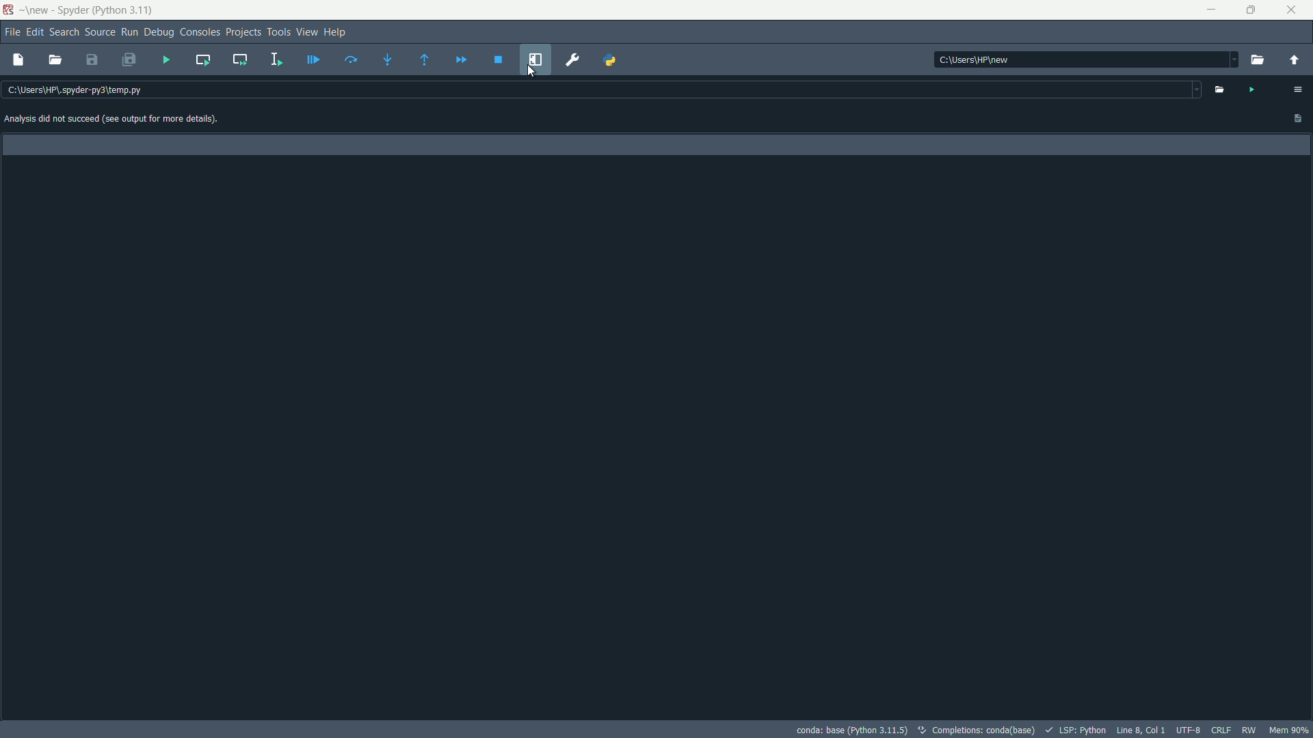  What do you see at coordinates (124, 11) in the screenshot?
I see `python 3.11` at bounding box center [124, 11].